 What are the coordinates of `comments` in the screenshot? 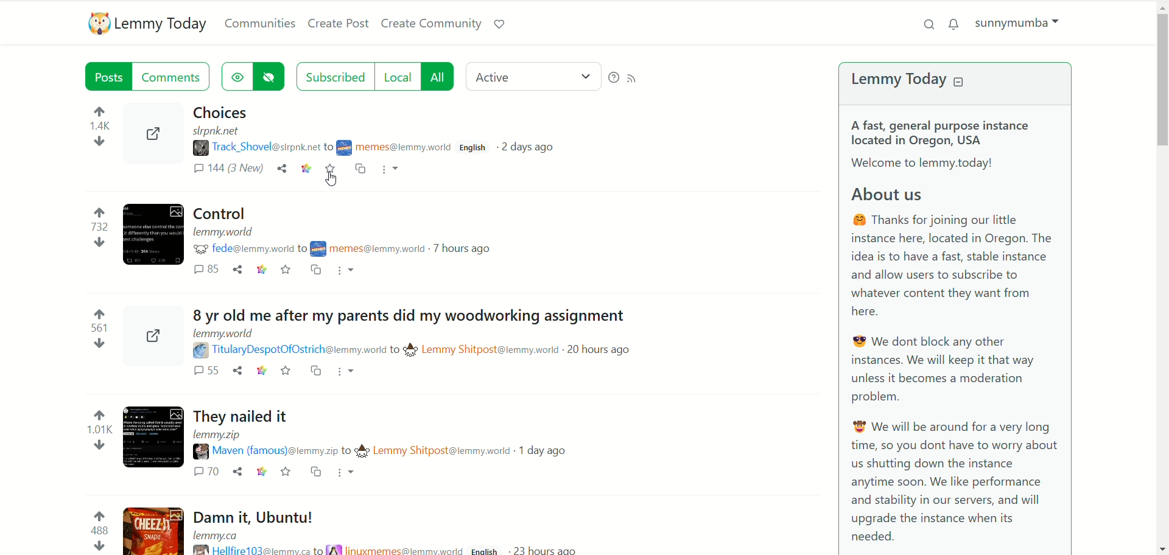 It's located at (225, 170).